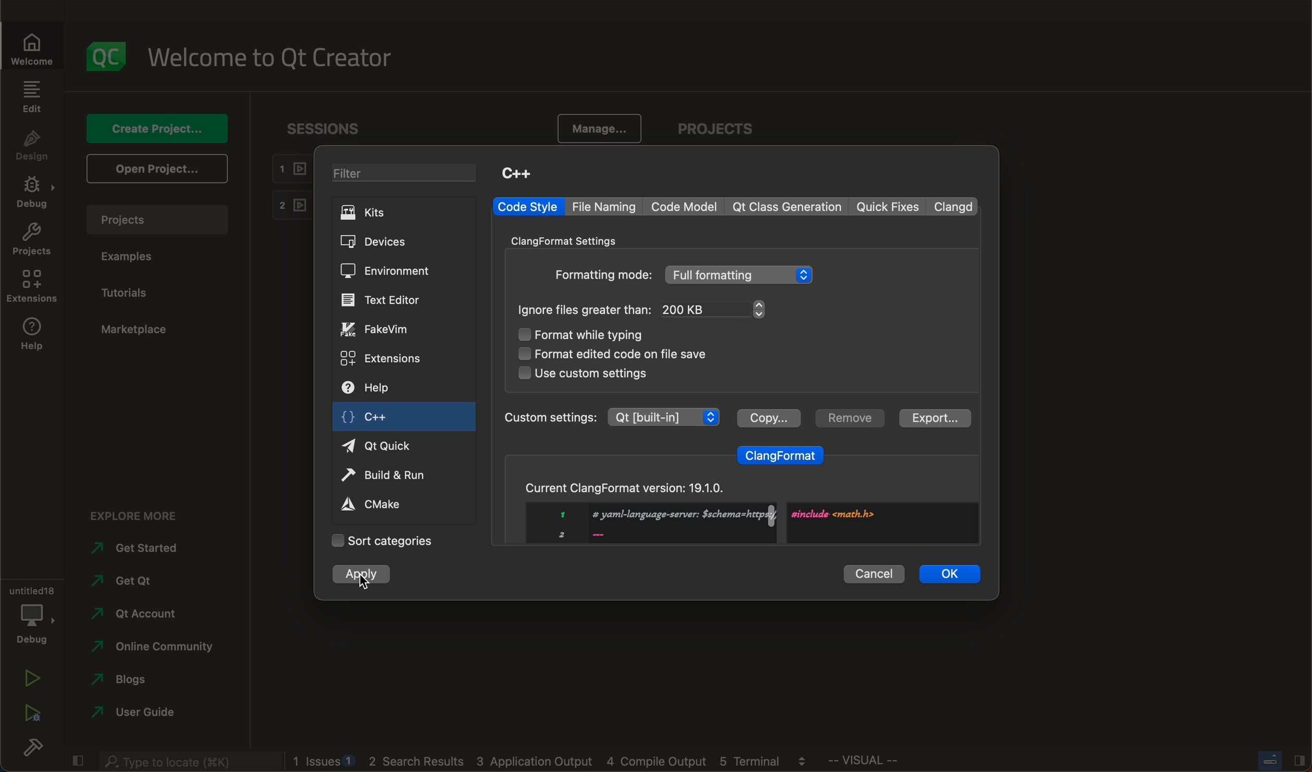 The image size is (1312, 772). I want to click on logs, so click(556, 762).